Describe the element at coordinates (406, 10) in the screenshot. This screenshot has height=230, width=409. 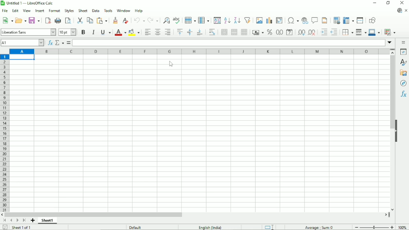
I see `Close document` at that location.